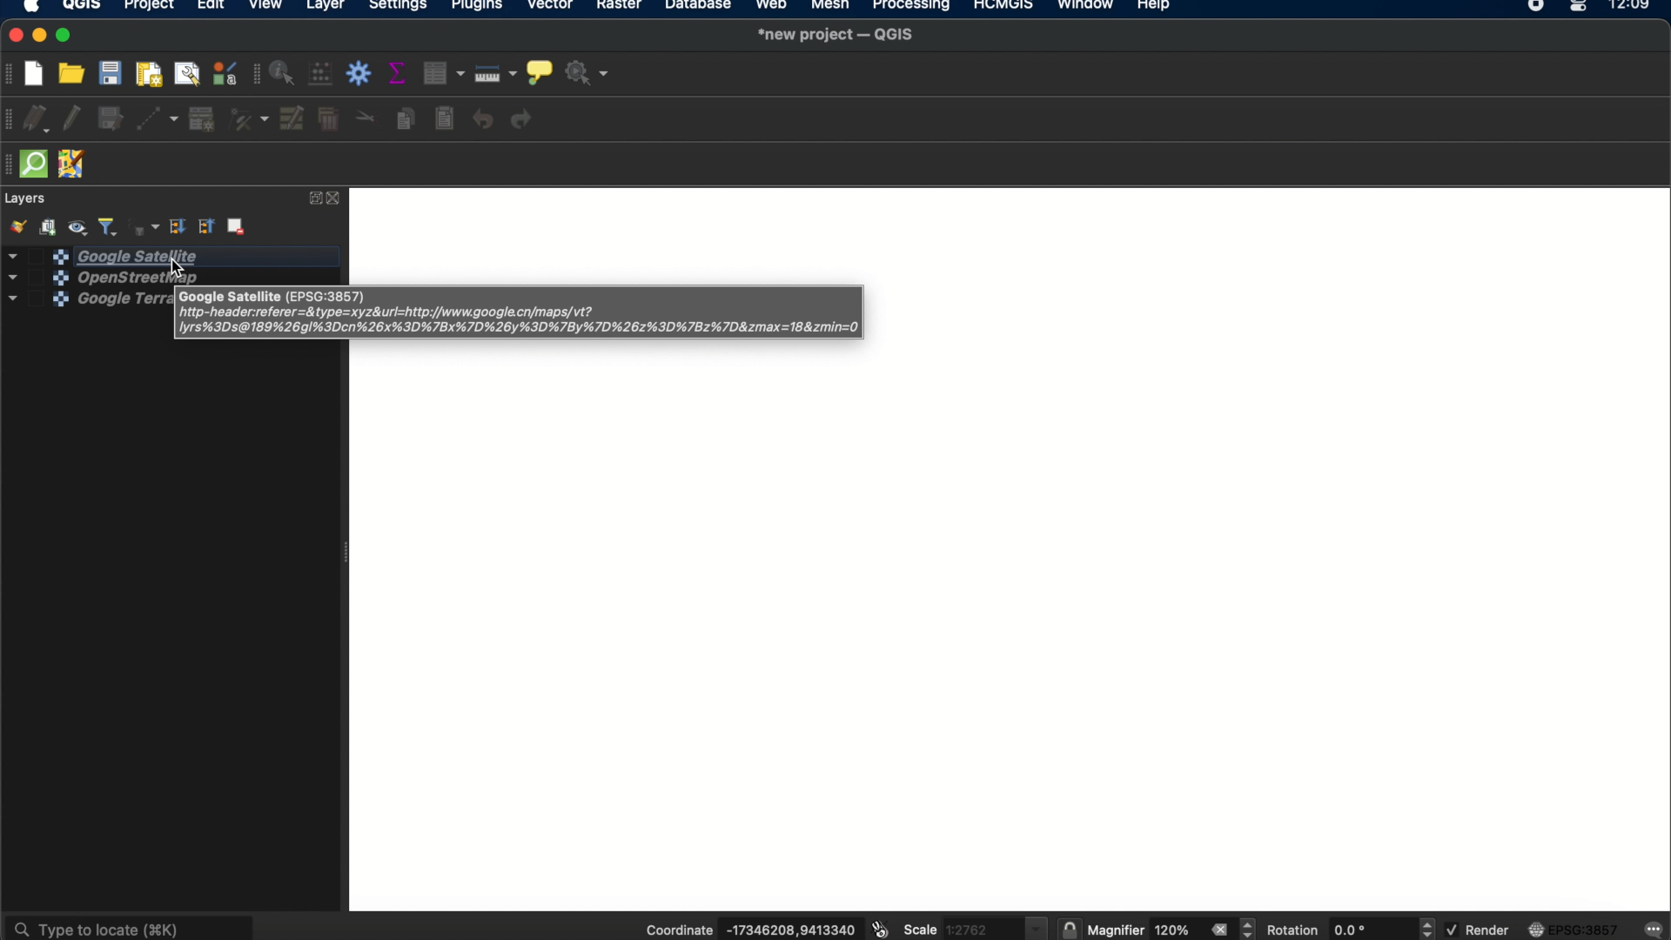  Describe the element at coordinates (1157, 8) in the screenshot. I see `help` at that location.